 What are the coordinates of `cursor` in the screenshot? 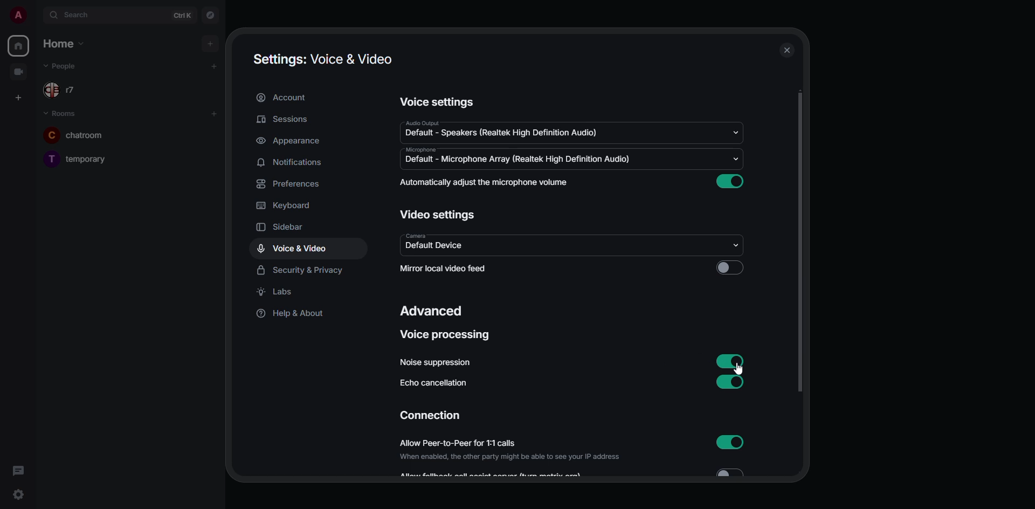 It's located at (743, 369).